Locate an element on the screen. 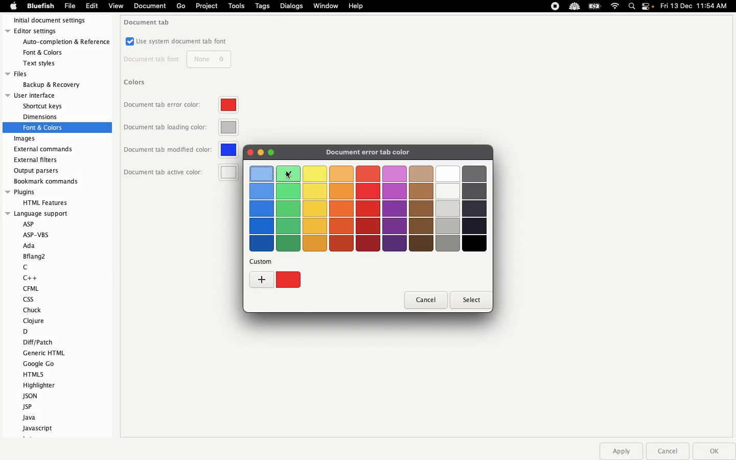 The width and height of the screenshot is (736, 460). Document tab font is located at coordinates (177, 60).